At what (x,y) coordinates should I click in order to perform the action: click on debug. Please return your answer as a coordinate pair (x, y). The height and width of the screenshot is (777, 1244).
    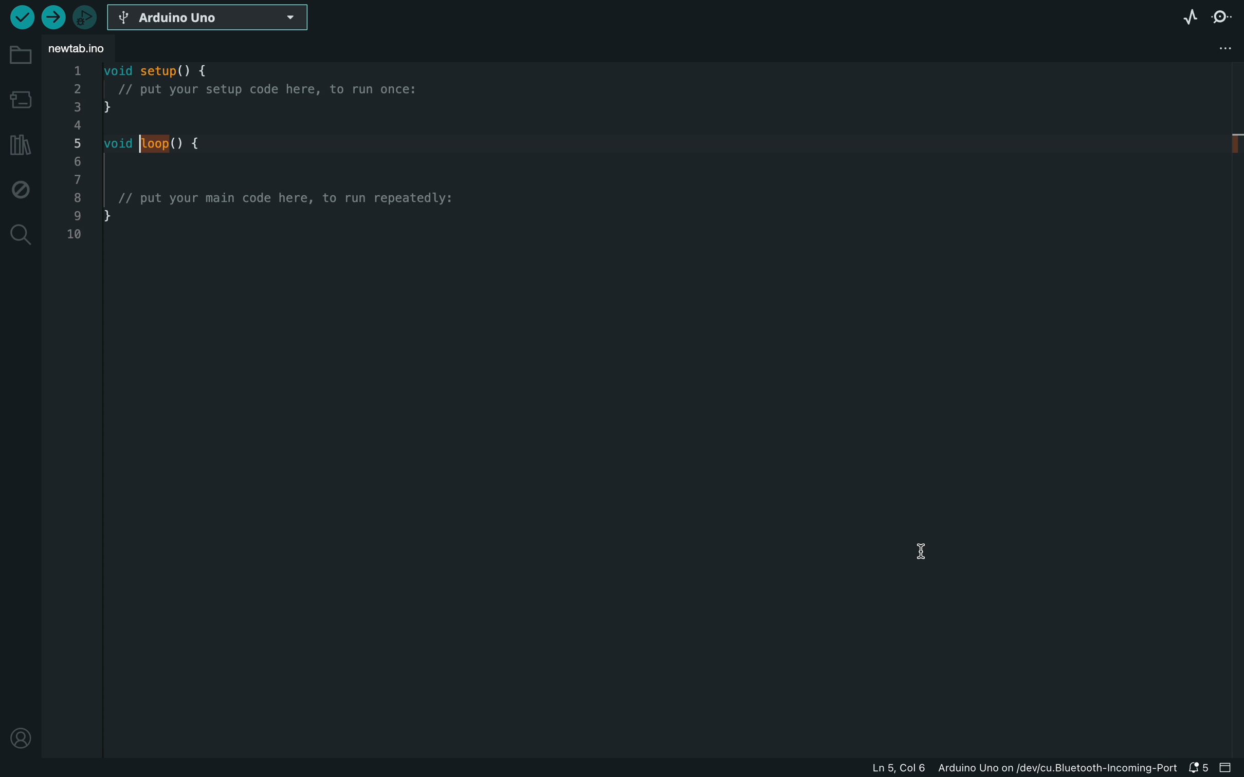
    Looking at the image, I should click on (87, 16).